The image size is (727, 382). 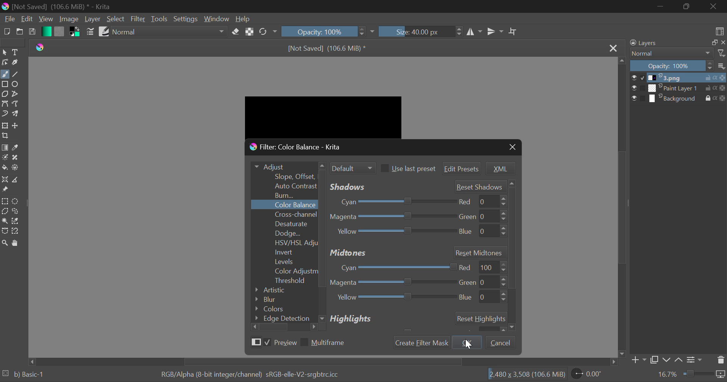 What do you see at coordinates (672, 66) in the screenshot?
I see `Opacity 100%` at bounding box center [672, 66].